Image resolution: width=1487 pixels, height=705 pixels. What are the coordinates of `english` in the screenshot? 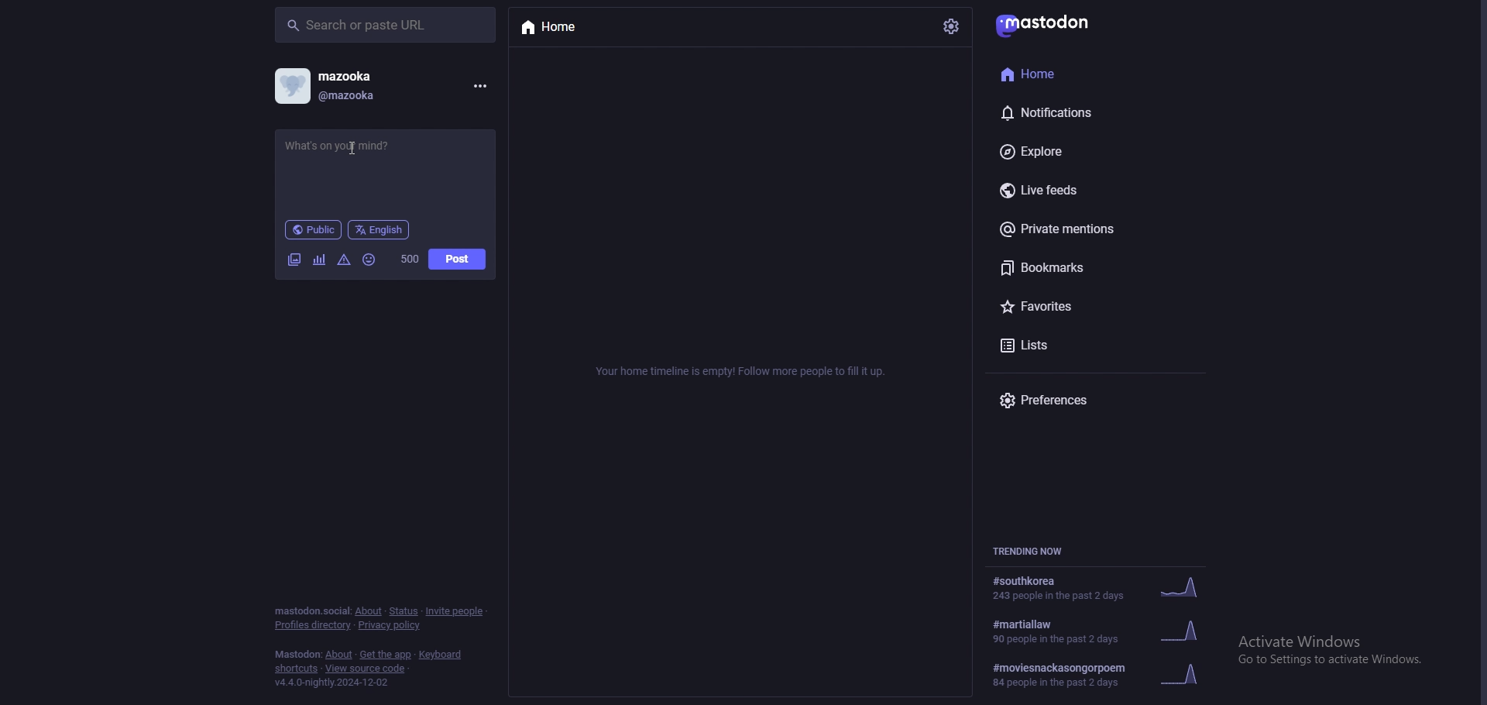 It's located at (379, 230).